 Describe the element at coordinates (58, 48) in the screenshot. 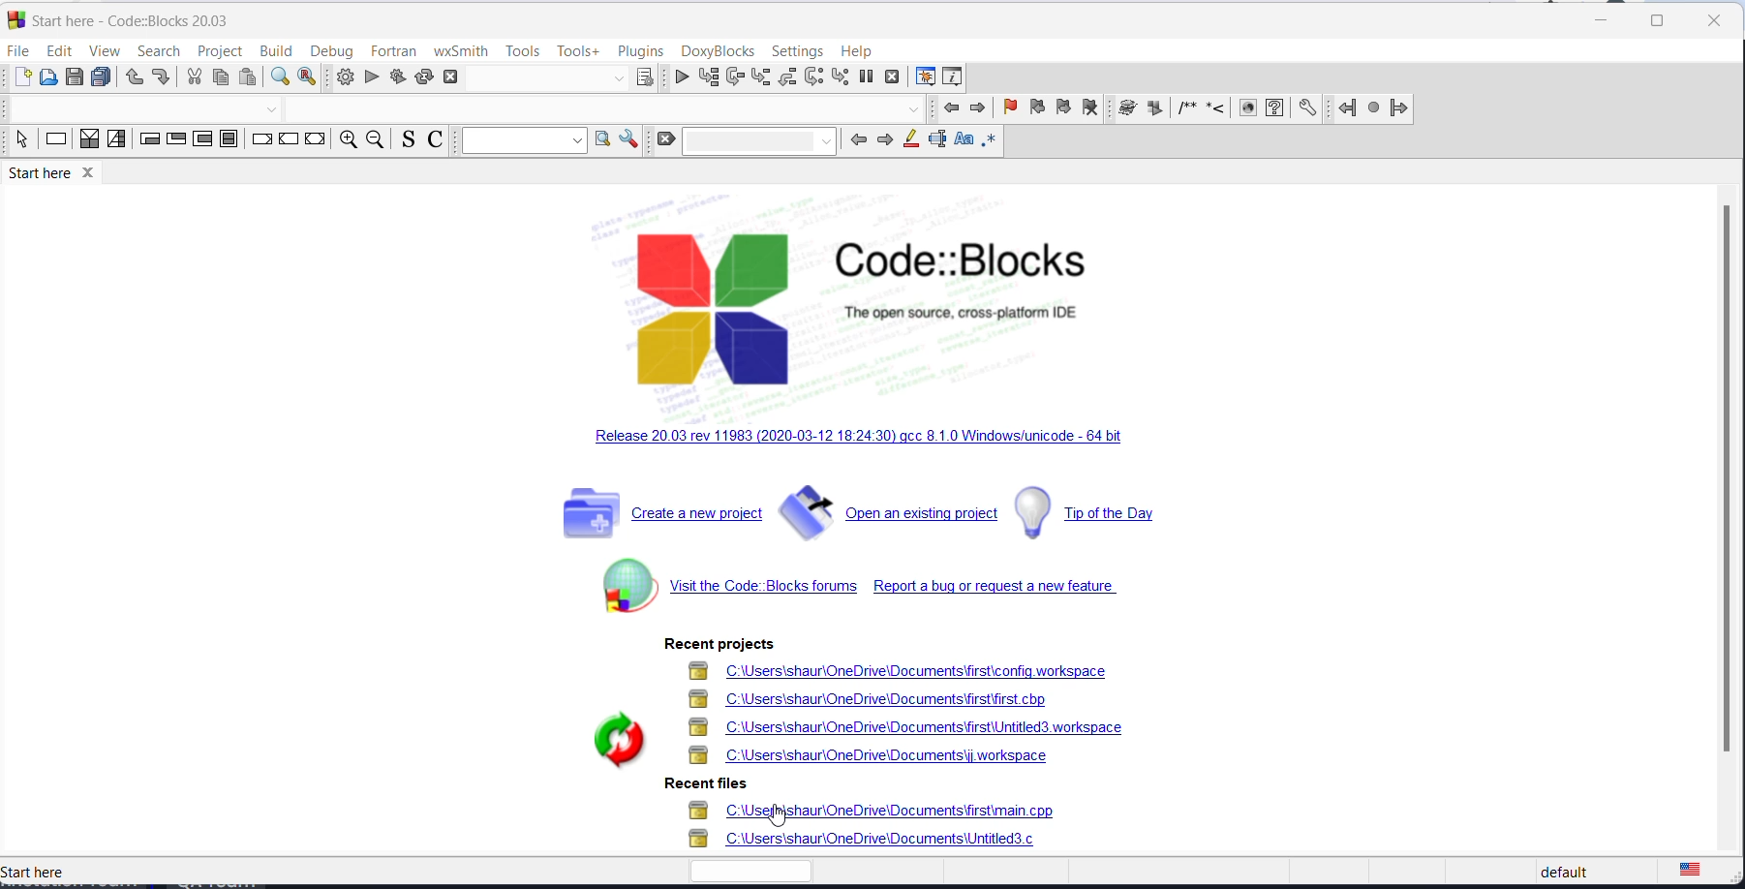

I see `edit` at that location.